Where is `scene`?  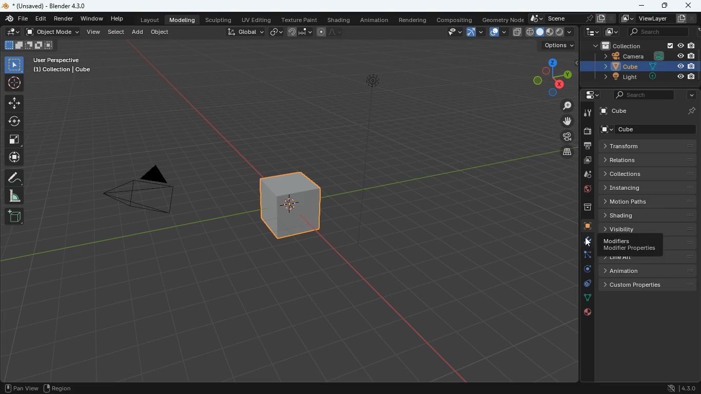 scene is located at coordinates (572, 18).